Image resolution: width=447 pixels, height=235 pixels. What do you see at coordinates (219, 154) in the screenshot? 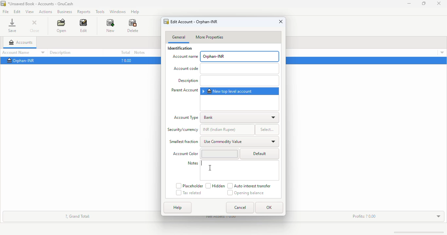
I see `change account color` at bounding box center [219, 154].